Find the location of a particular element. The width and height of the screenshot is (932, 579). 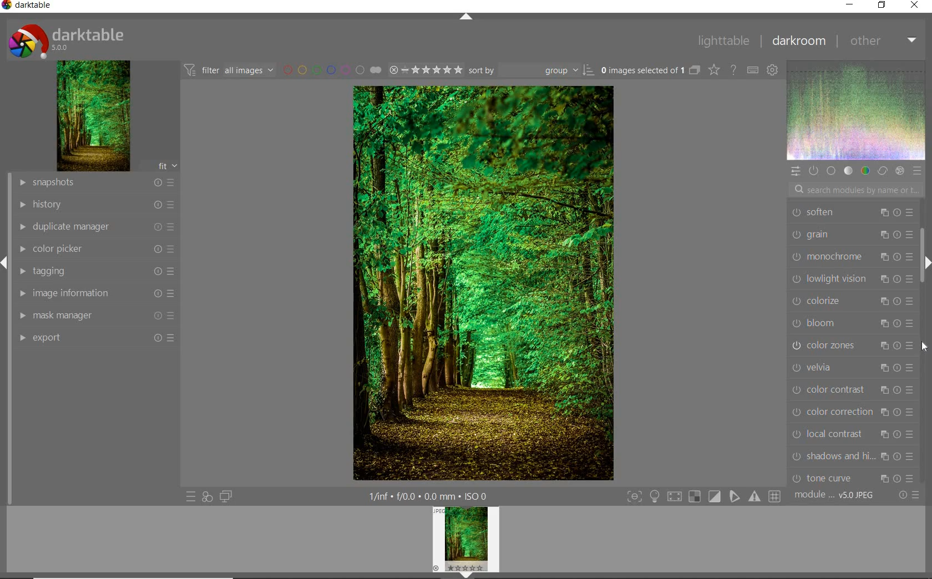

TAGGING is located at coordinates (95, 272).